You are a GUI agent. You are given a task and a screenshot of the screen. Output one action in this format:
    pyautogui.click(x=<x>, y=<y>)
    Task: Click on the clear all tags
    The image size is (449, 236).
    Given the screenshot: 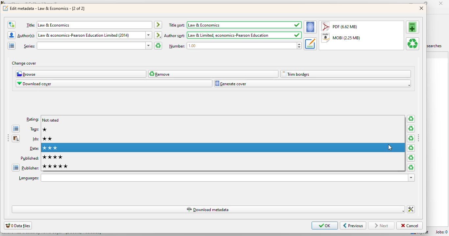 What is the action you would take?
    pyautogui.click(x=411, y=128)
    